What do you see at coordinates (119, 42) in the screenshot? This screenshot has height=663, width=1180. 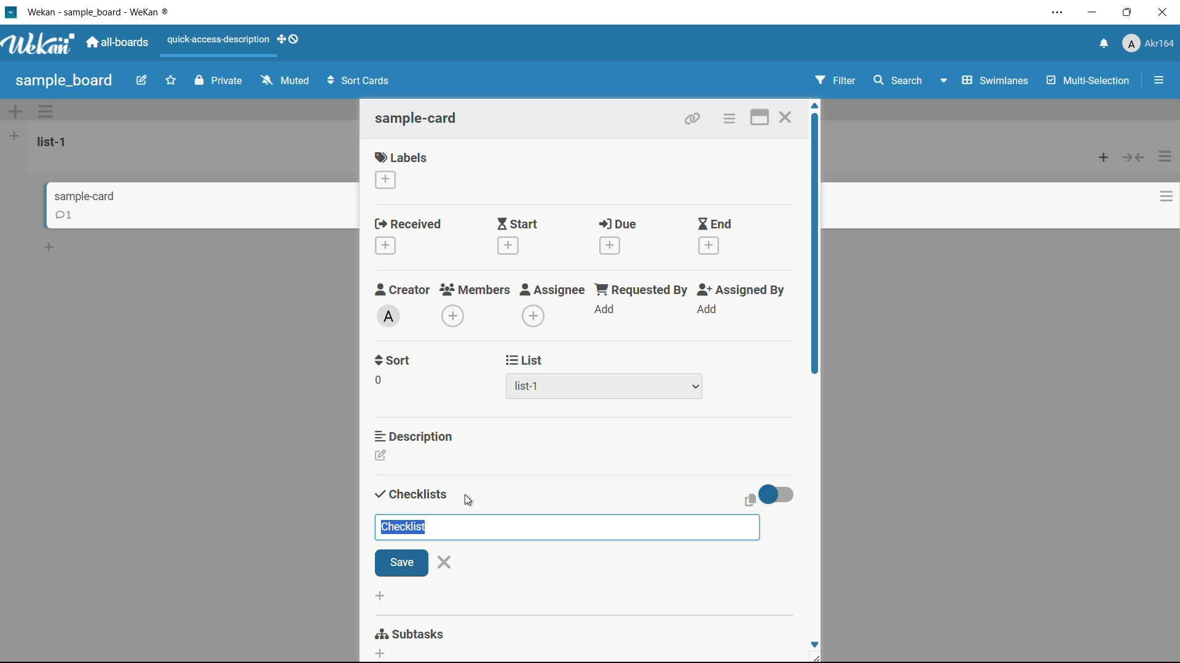 I see `all boards` at bounding box center [119, 42].